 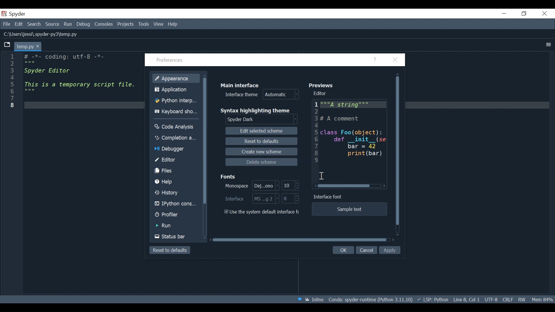 What do you see at coordinates (299, 300) in the screenshot?
I see `Help Spyder` at bounding box center [299, 300].